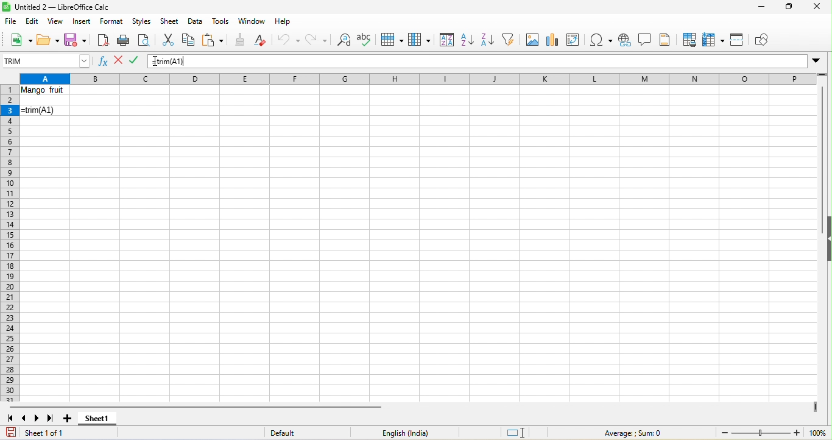  Describe the element at coordinates (11, 419) in the screenshot. I see `scroll to first sheet` at that location.